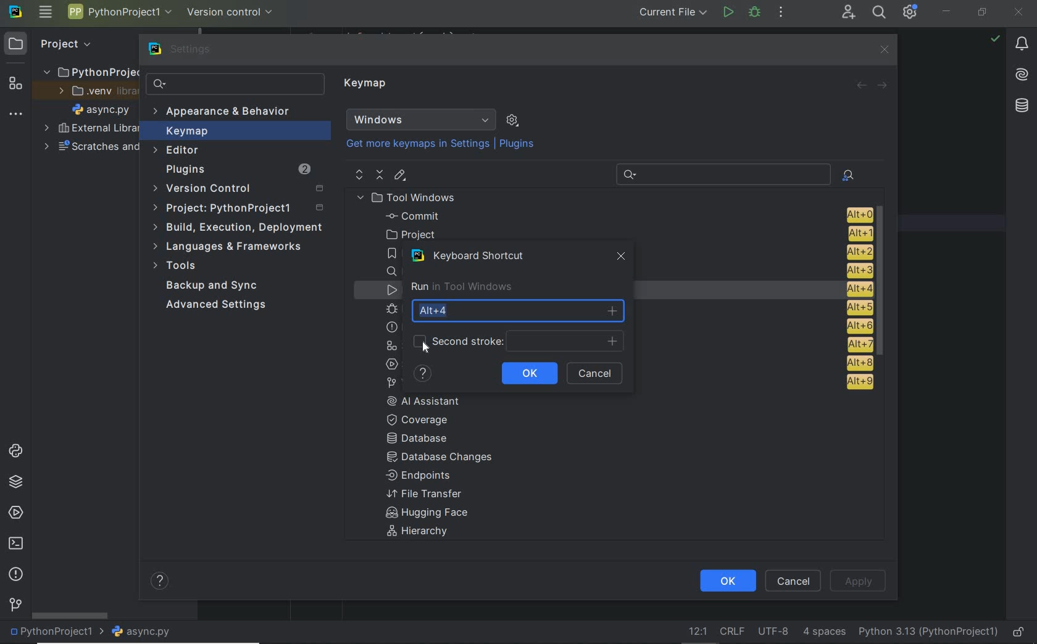  Describe the element at coordinates (1023, 76) in the screenshot. I see `AI Assistant` at that location.